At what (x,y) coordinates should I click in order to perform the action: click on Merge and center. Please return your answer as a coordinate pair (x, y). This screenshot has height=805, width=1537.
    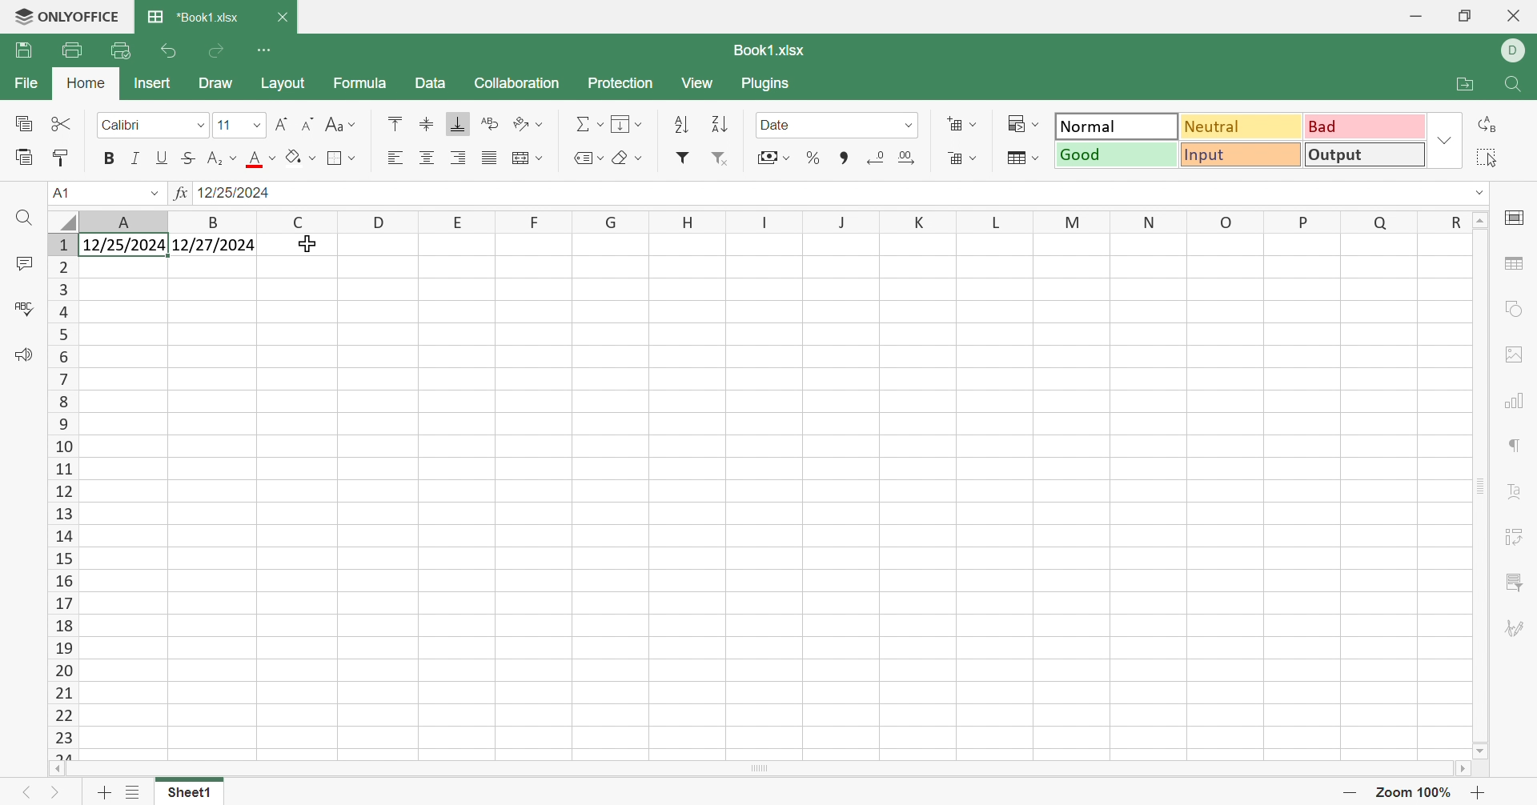
    Looking at the image, I should click on (529, 158).